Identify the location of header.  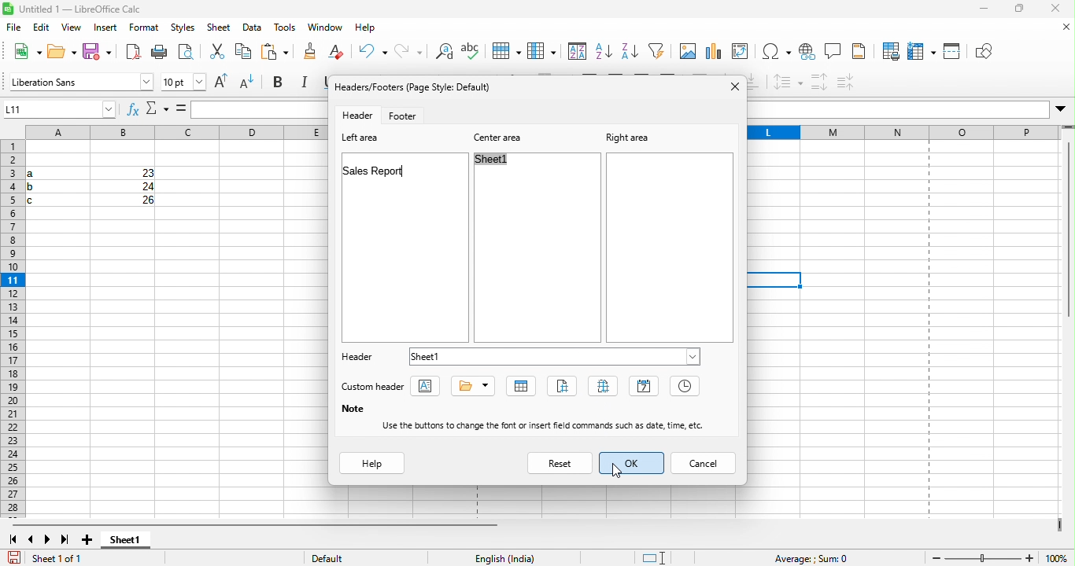
(361, 114).